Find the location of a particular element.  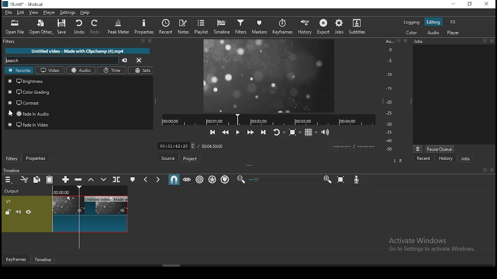

Untitled video - Made with Clipchamp (4).mp4 is located at coordinates (78, 51).